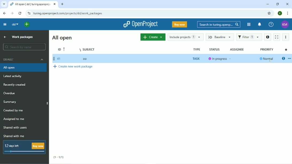  I want to click on Configure view, so click(286, 49).